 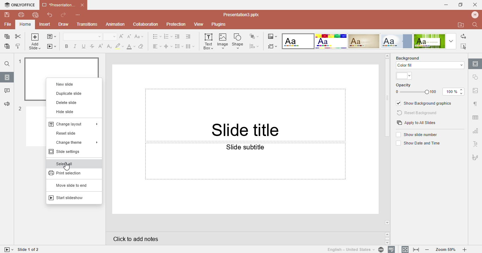 I want to click on Fit to width, so click(x=417, y=250).